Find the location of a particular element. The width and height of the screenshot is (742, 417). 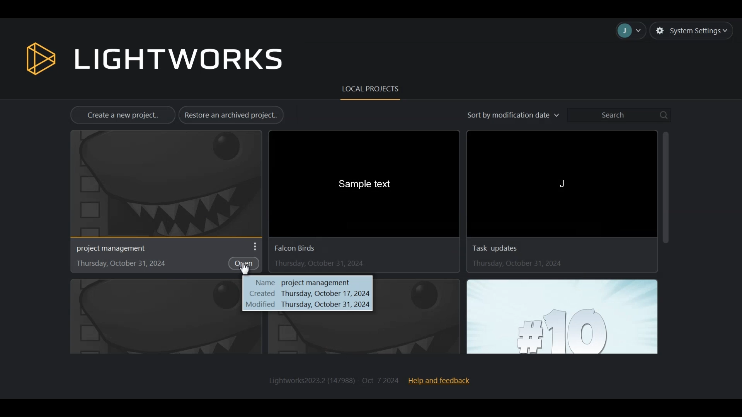

task Update is located at coordinates (496, 248).